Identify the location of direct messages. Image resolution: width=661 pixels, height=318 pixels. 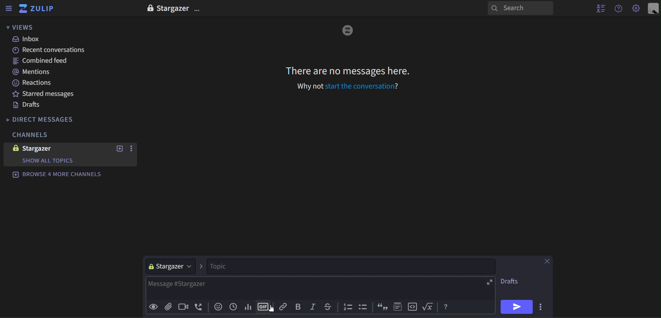
(39, 119).